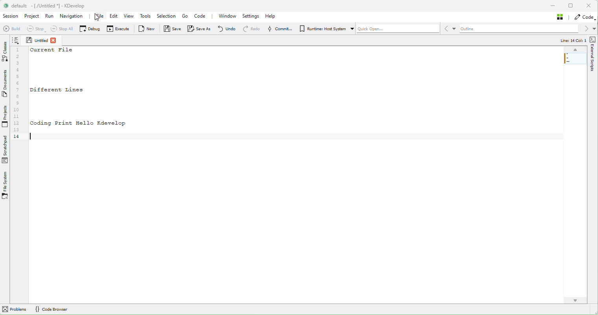 The width and height of the screenshot is (598, 315). What do you see at coordinates (576, 68) in the screenshot?
I see `Mini code map` at bounding box center [576, 68].